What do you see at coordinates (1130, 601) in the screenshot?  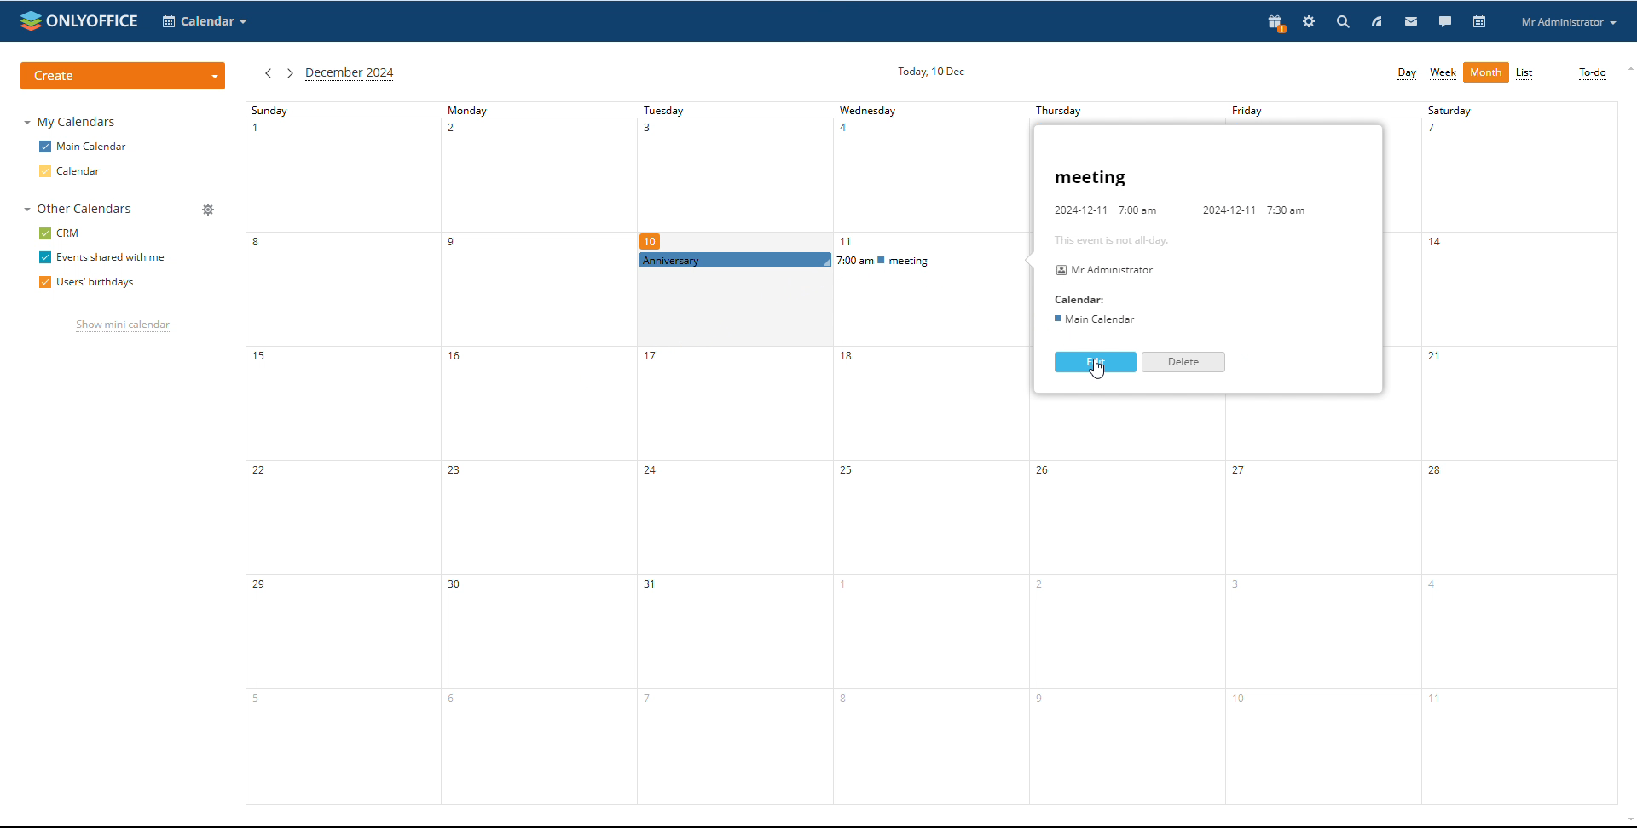 I see `Thursday` at bounding box center [1130, 601].